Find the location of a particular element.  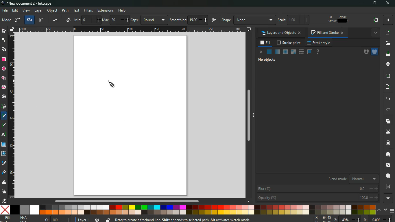

 is located at coordinates (126, 201).